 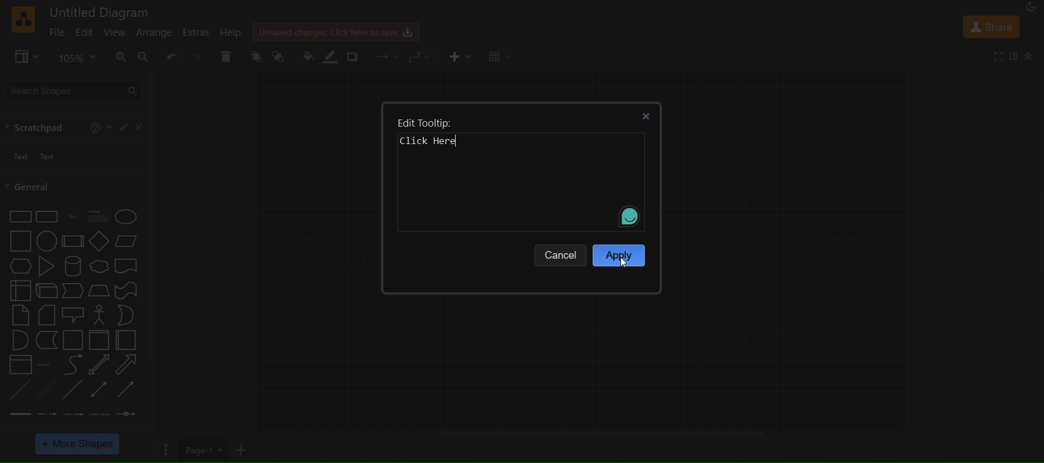 I want to click on dashed line, so click(x=18, y=390).